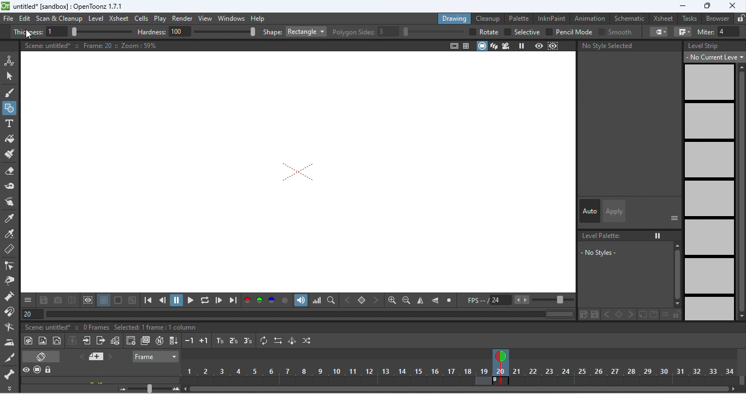 The image size is (746, 394). Describe the element at coordinates (467, 46) in the screenshot. I see `field guide` at that location.